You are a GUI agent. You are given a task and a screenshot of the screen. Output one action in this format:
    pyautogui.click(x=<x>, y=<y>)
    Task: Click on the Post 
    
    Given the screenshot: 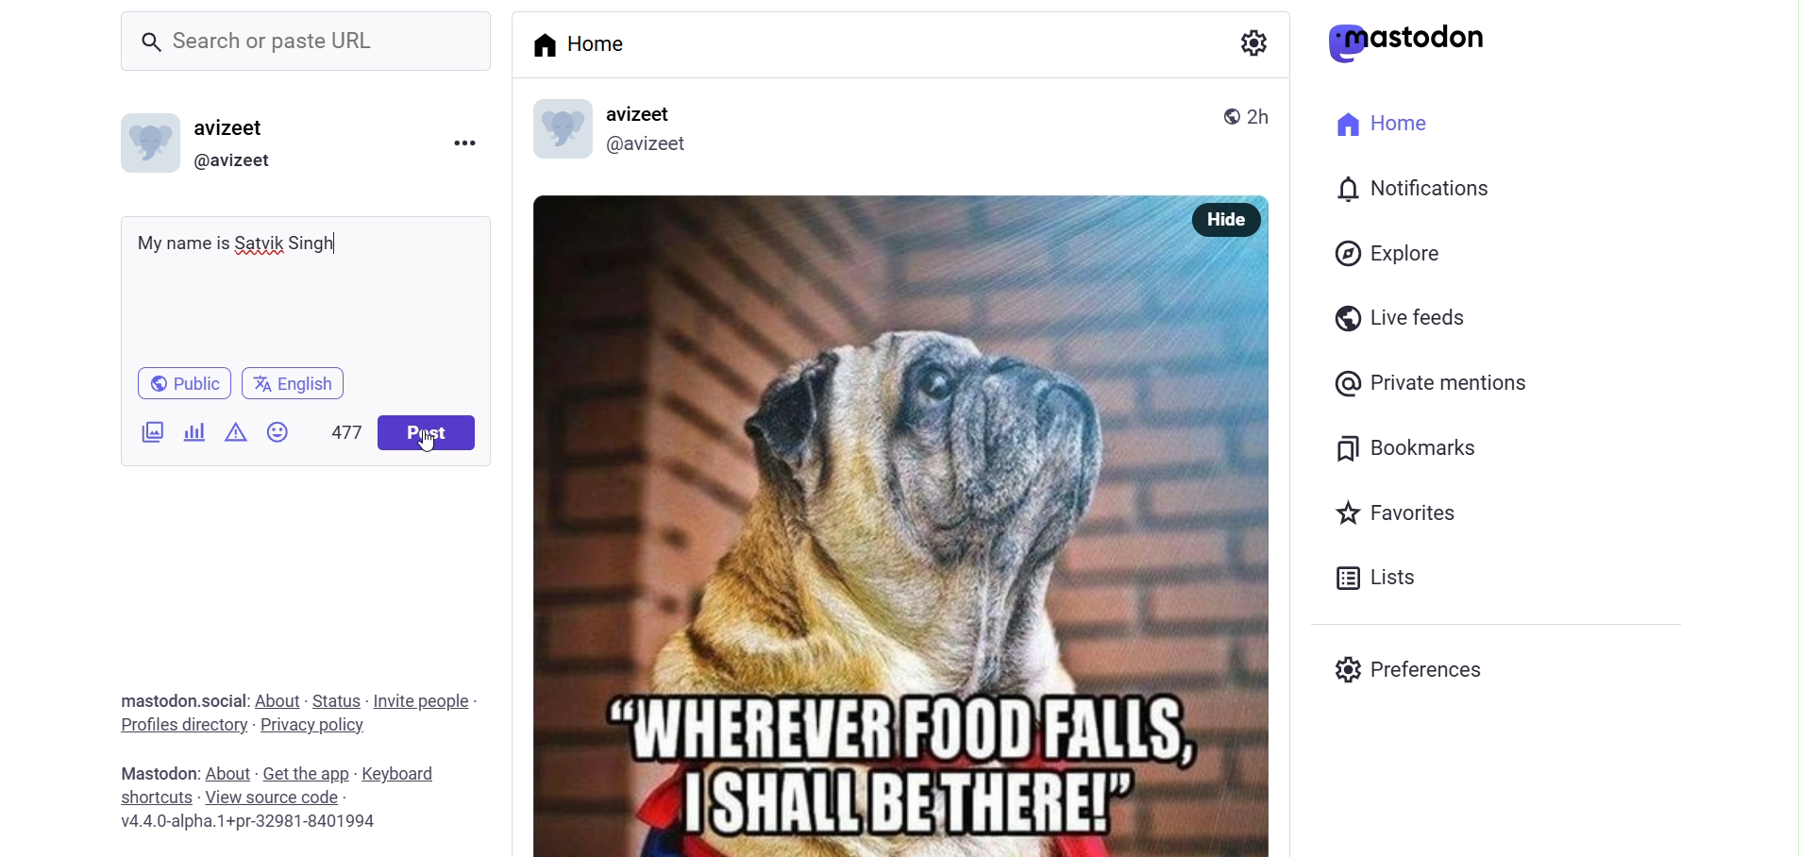 What is the action you would take?
    pyautogui.click(x=434, y=434)
    